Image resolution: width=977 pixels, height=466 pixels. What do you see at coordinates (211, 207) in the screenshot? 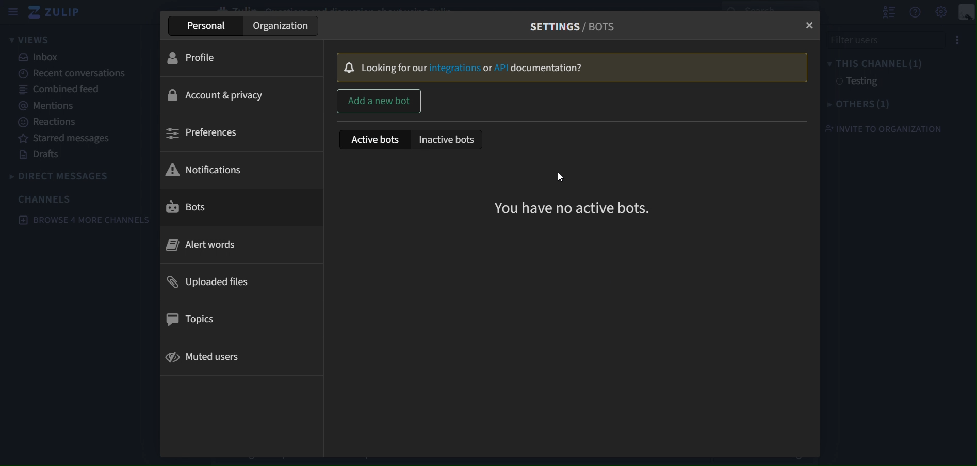
I see `bots` at bounding box center [211, 207].